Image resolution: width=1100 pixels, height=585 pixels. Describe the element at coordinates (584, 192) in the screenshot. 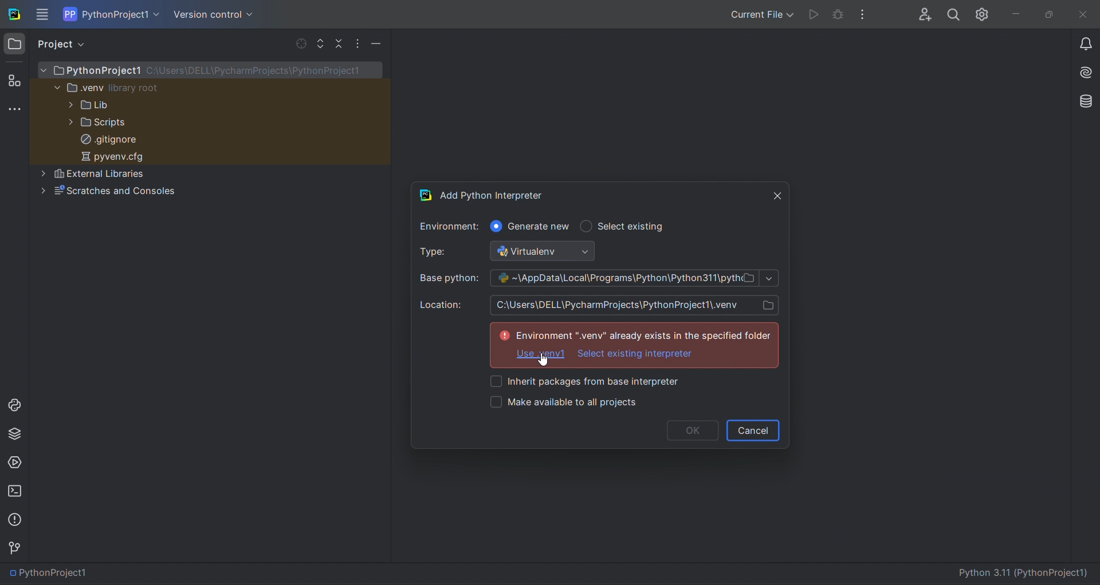

I see `tab title` at that location.